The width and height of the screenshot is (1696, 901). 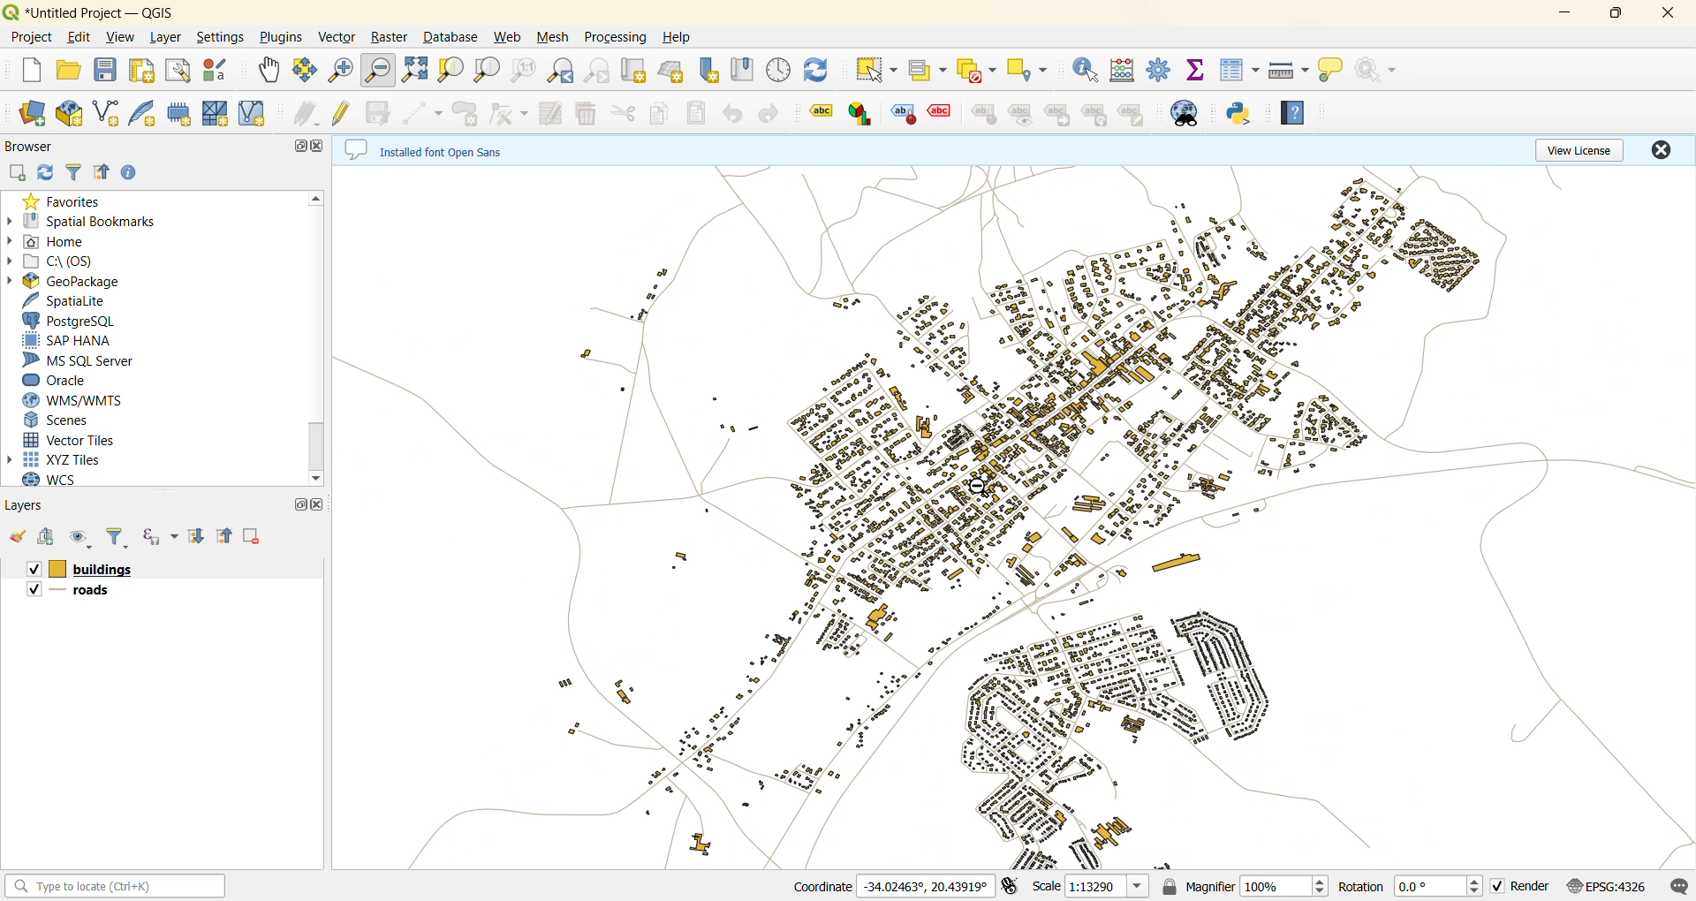 What do you see at coordinates (708, 72) in the screenshot?
I see `new spatial bookmark` at bounding box center [708, 72].